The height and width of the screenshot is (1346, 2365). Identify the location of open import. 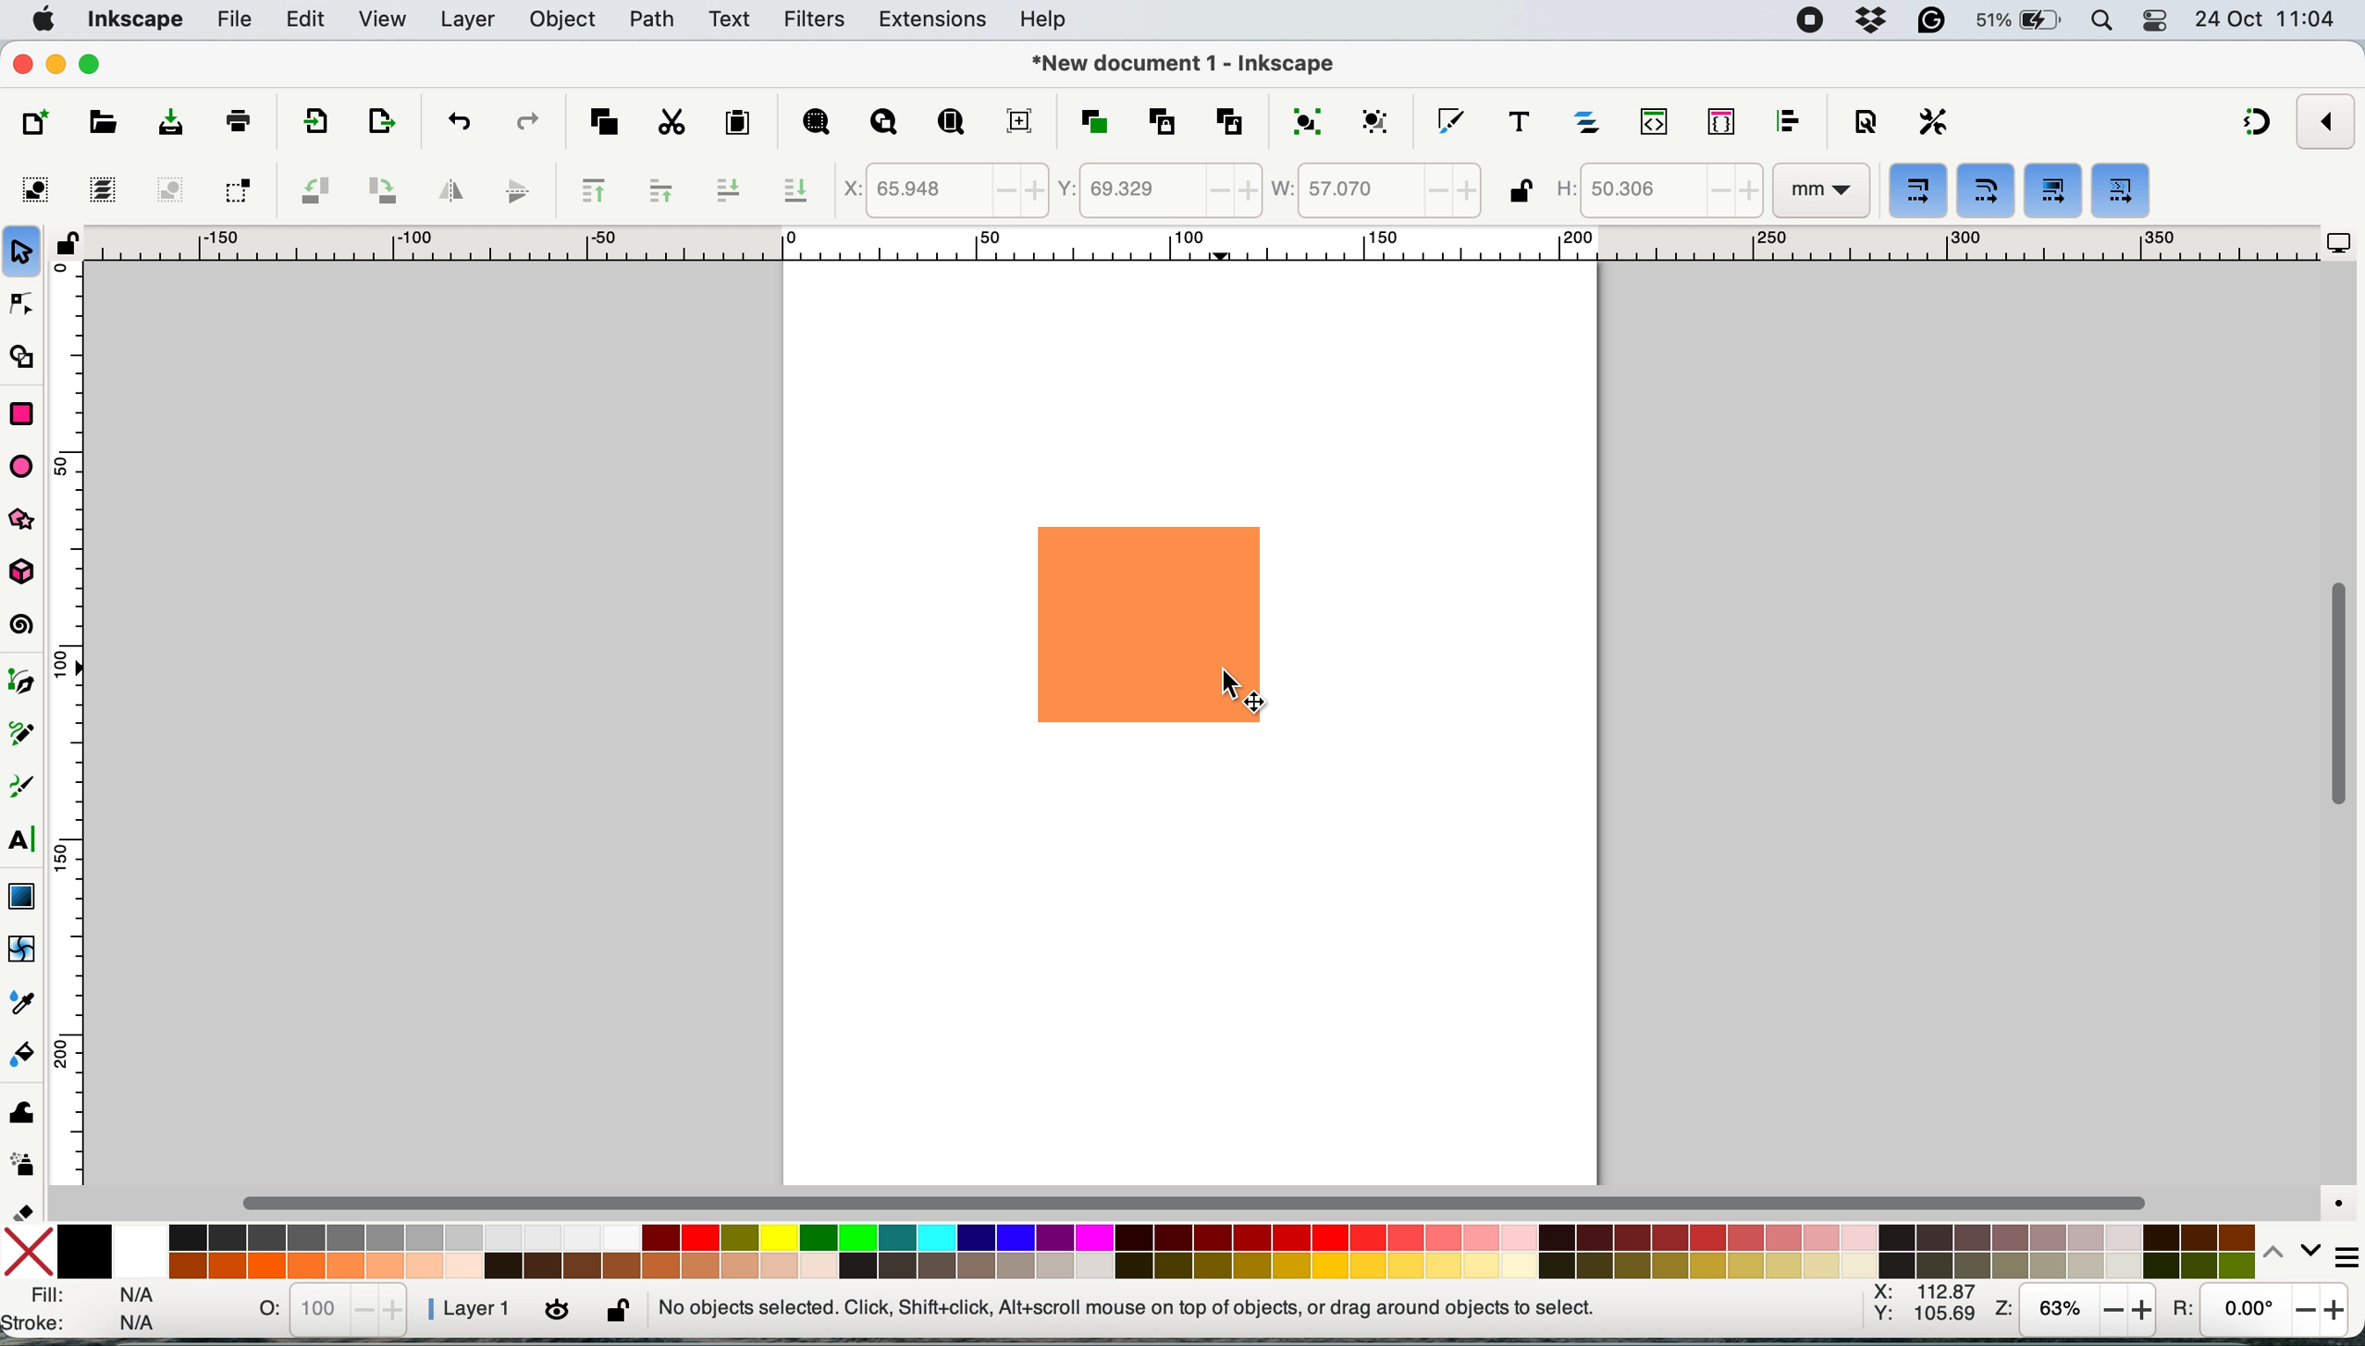
(380, 121).